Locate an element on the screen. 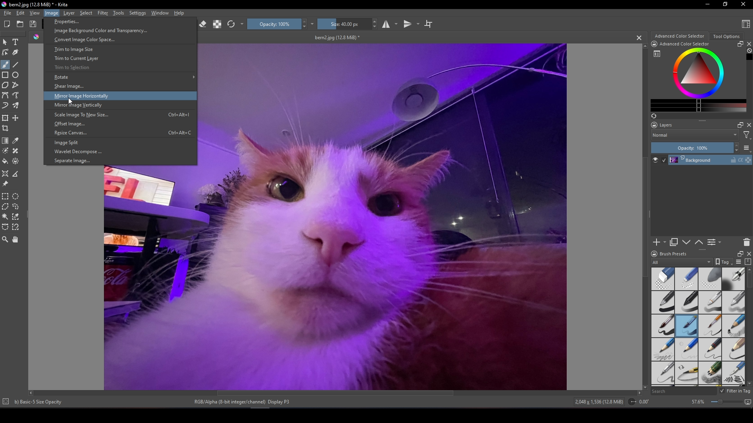 The height and width of the screenshot is (423, 753). Rotate is located at coordinates (121, 77).